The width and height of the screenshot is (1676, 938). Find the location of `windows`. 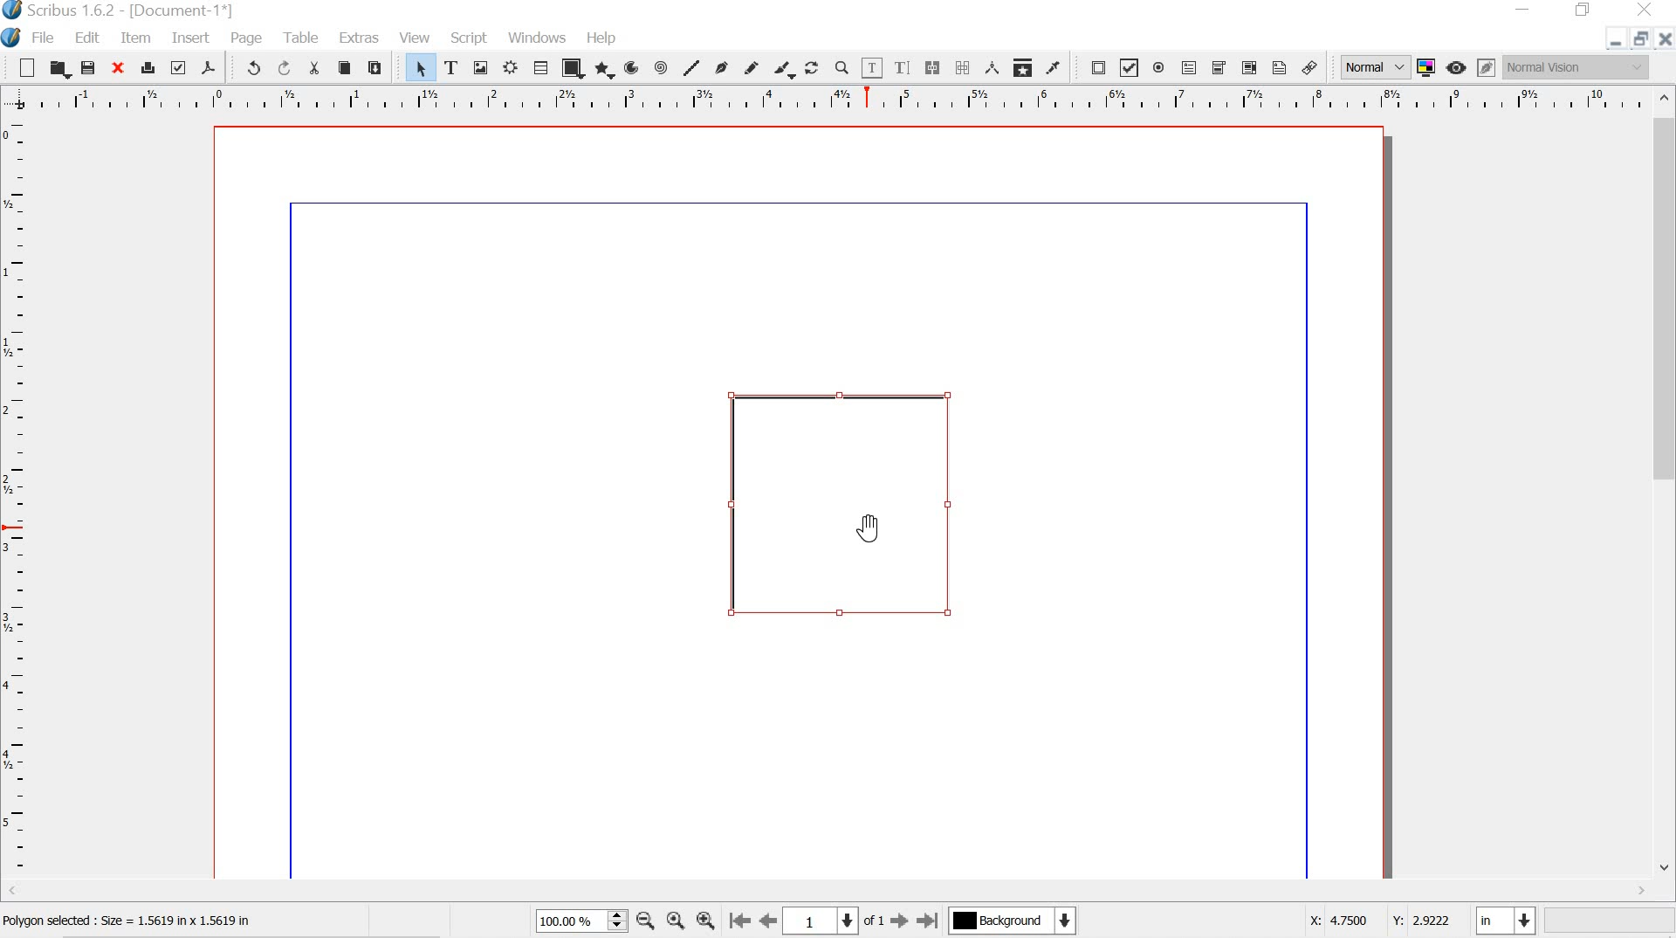

windows is located at coordinates (539, 38).